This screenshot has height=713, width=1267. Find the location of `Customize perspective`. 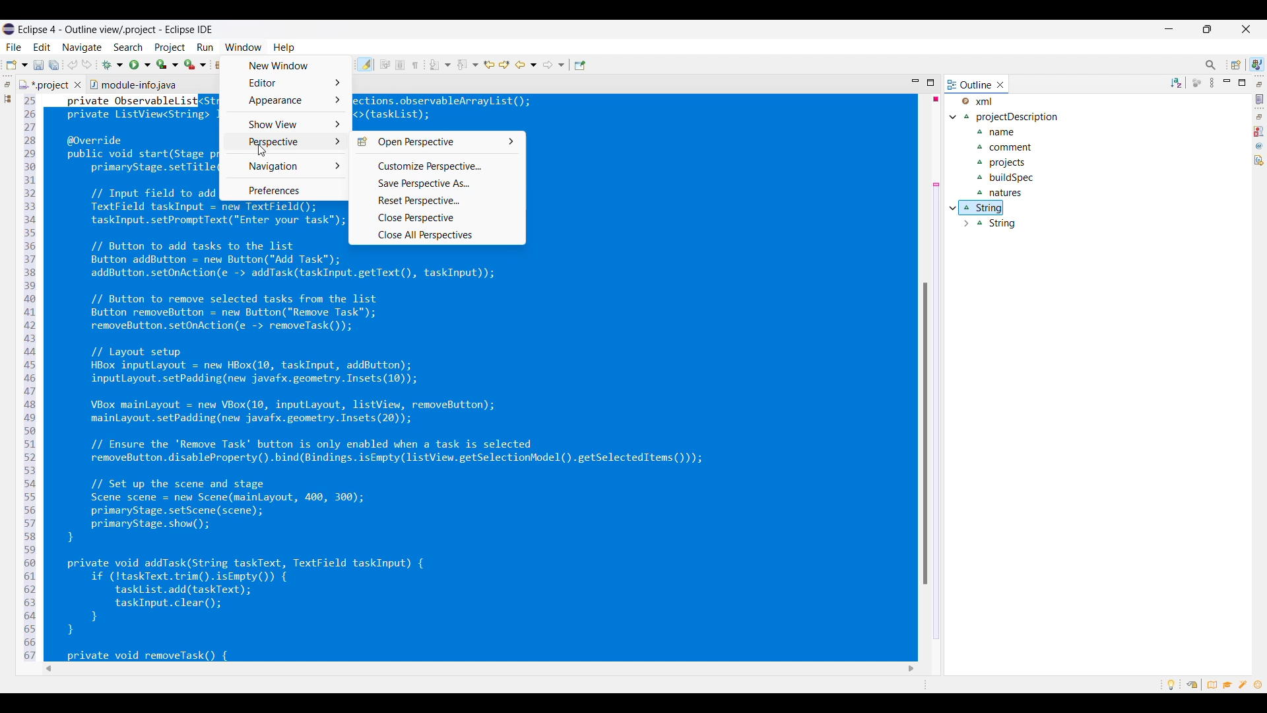

Customize perspective is located at coordinates (437, 166).